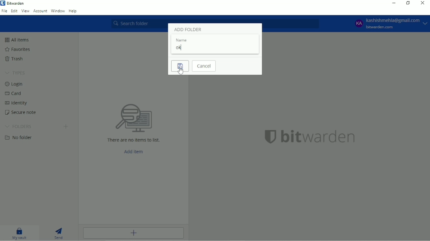  Describe the element at coordinates (133, 139) in the screenshot. I see `There are no items to list.` at that location.